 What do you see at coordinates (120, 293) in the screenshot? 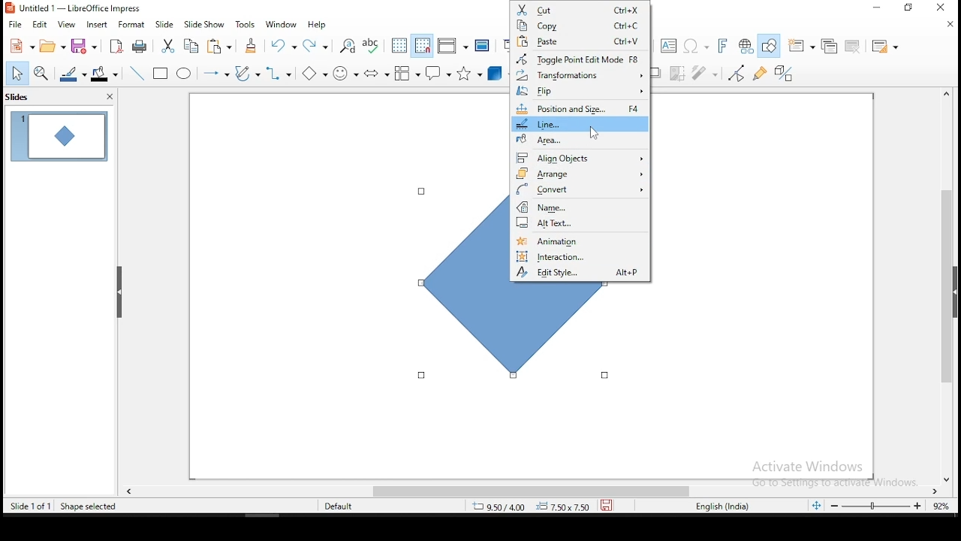
I see `Minimize sidebar` at bounding box center [120, 293].